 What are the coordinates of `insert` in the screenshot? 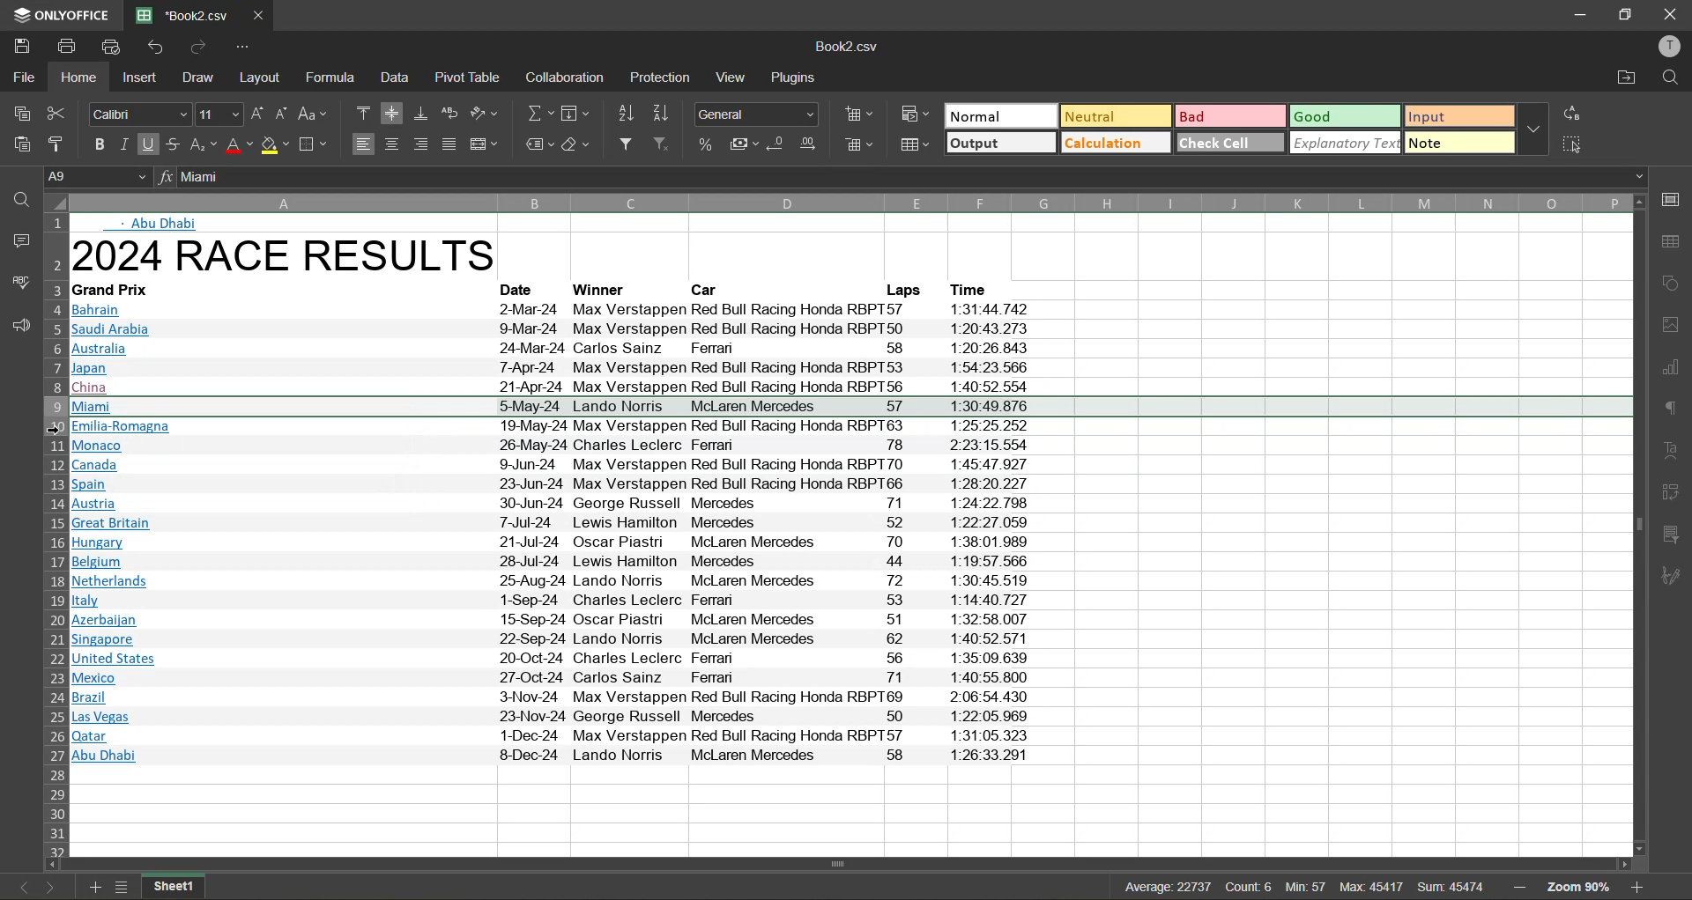 It's located at (139, 77).